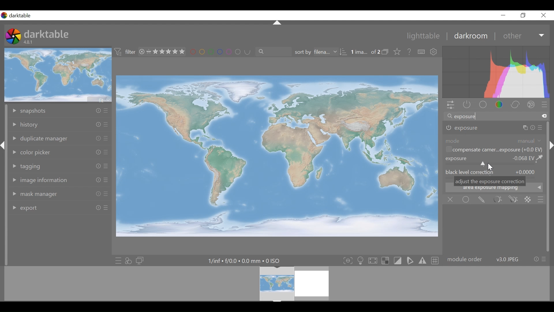 The height and width of the screenshot is (312, 554). Describe the element at coordinates (4, 210) in the screenshot. I see `vertical scroll bar` at that location.